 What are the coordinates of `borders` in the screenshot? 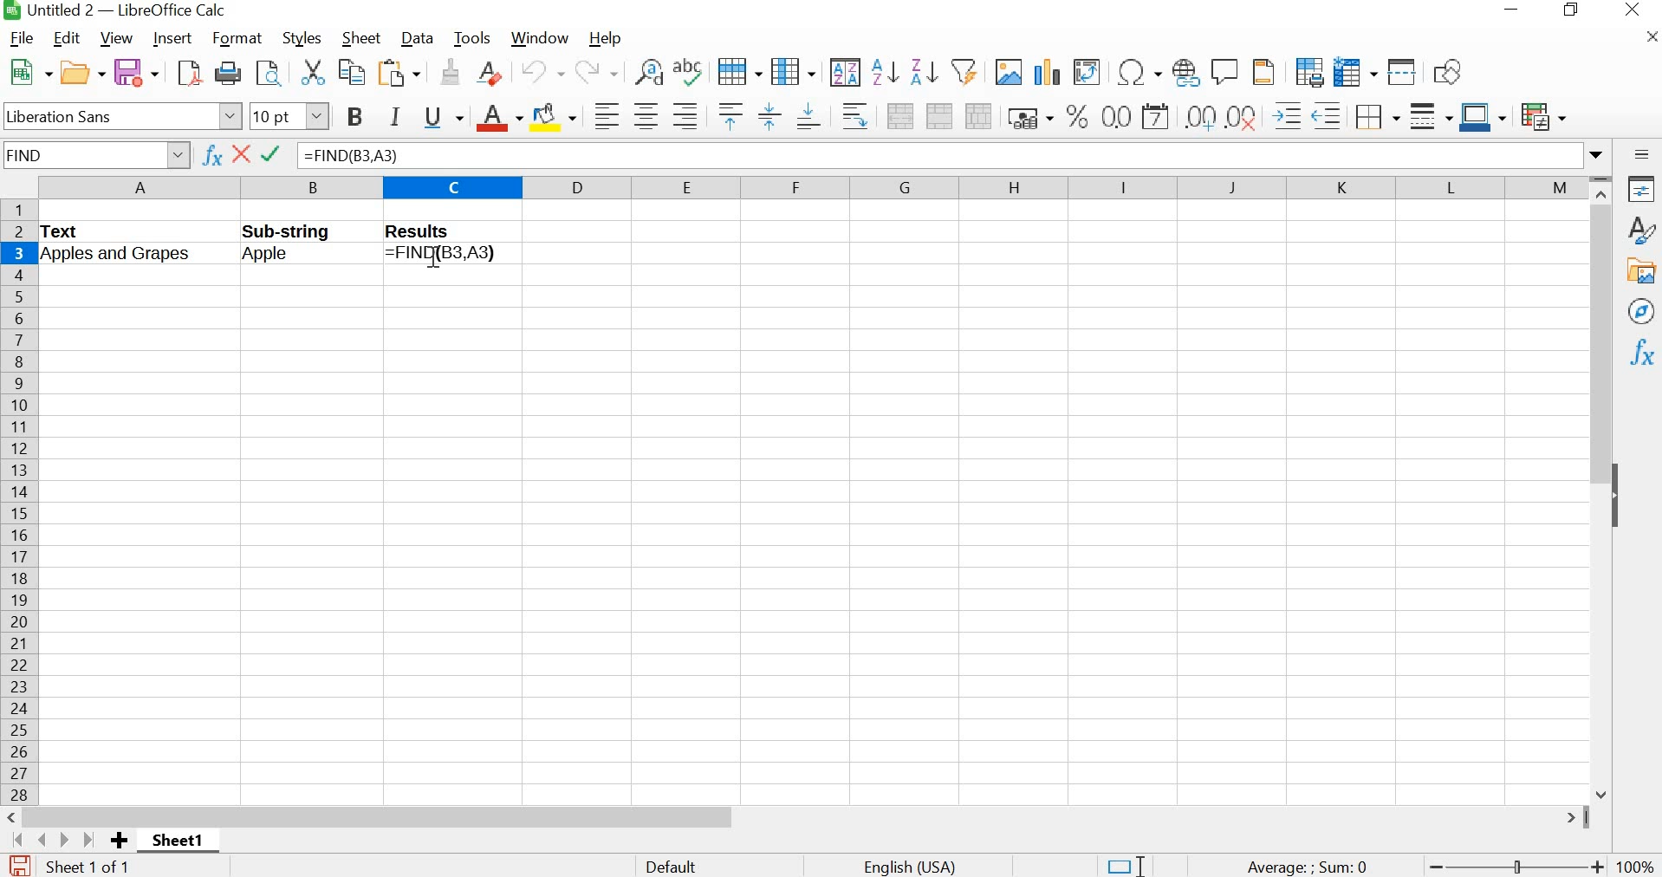 It's located at (1376, 114).